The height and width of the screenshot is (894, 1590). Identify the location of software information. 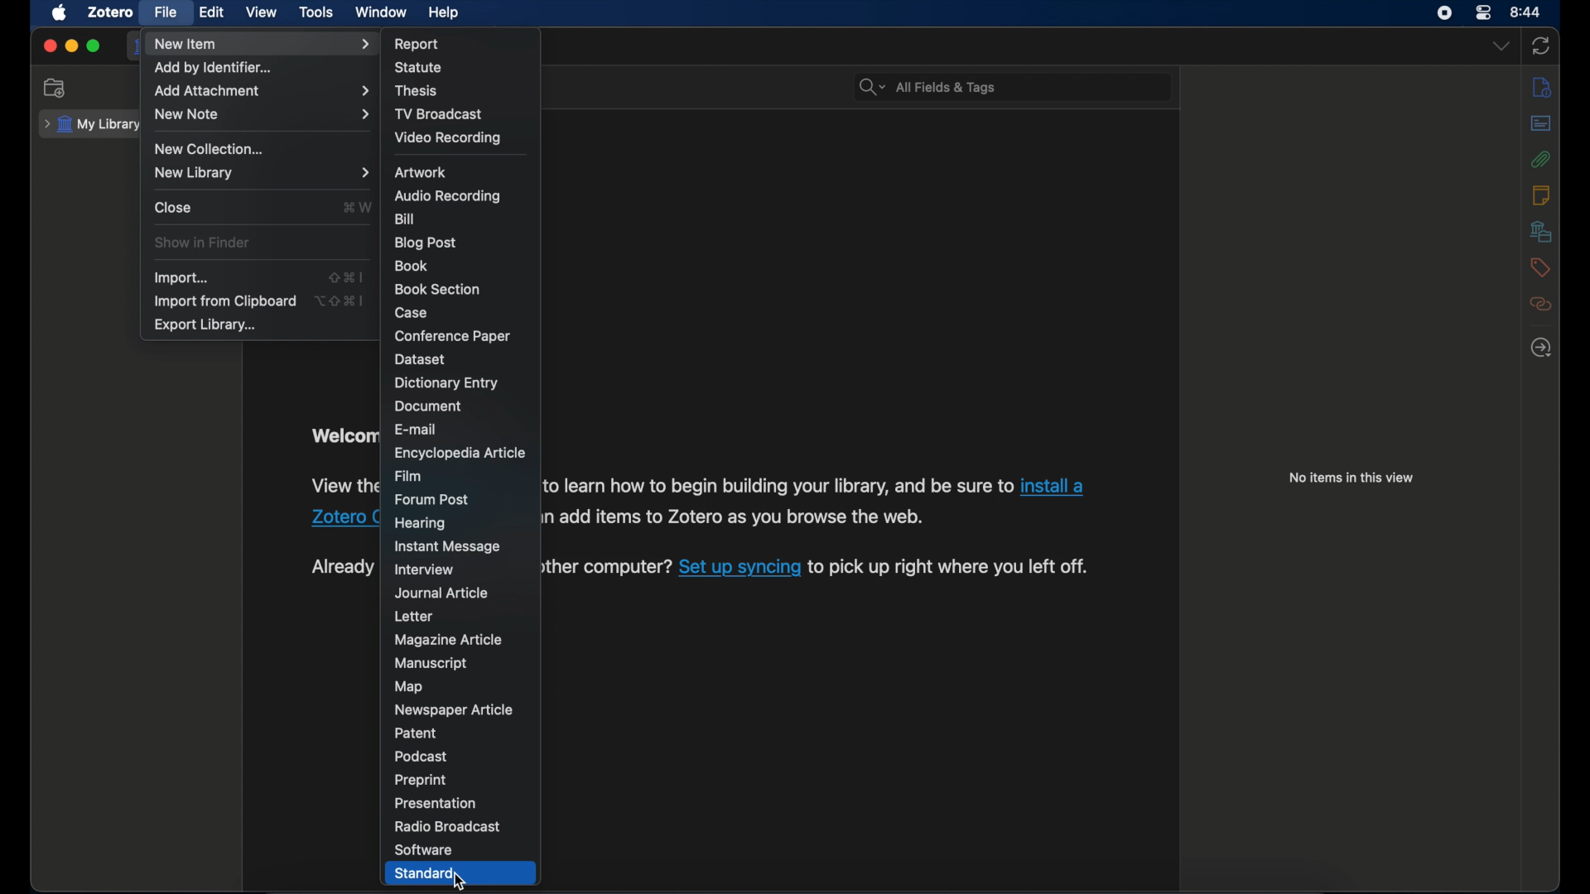
(733, 517).